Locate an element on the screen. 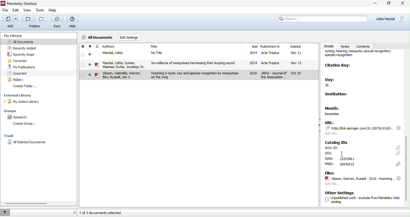 The height and width of the screenshot is (217, 410). research is located at coordinates (19, 117).